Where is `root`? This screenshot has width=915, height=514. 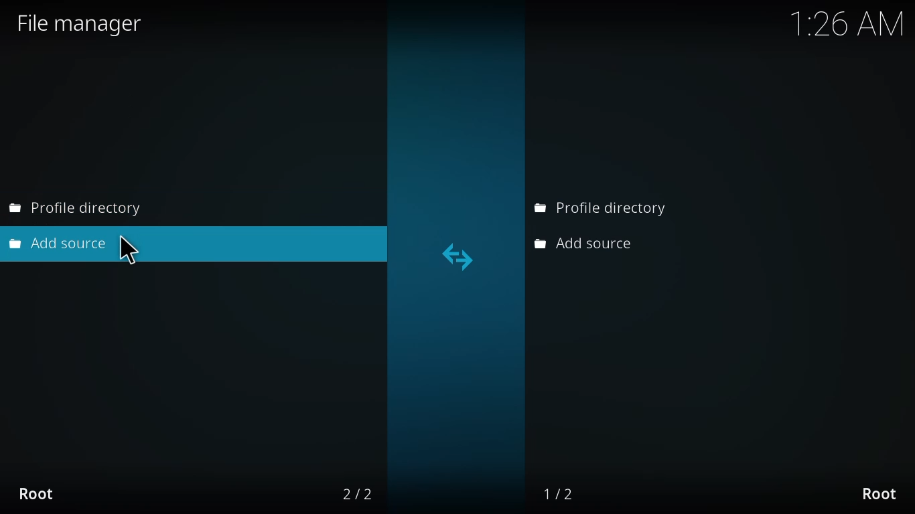 root is located at coordinates (879, 494).